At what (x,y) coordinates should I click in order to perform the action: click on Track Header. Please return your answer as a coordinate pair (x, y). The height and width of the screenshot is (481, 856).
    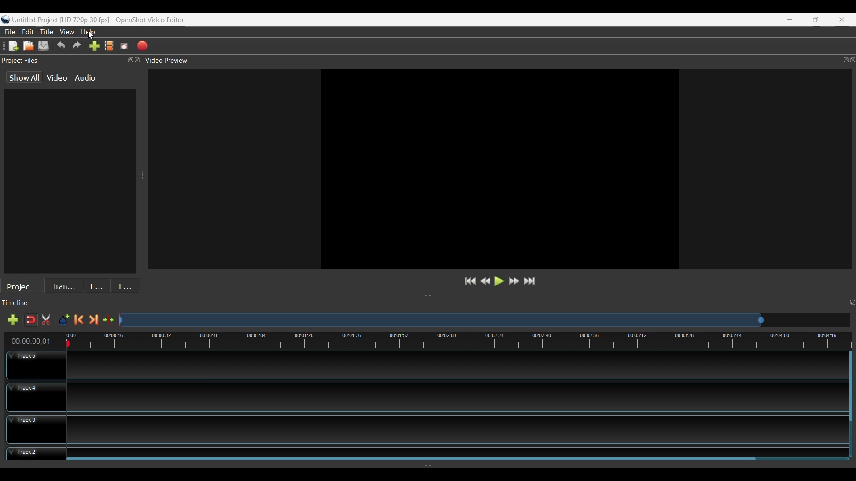
    Looking at the image, I should click on (34, 453).